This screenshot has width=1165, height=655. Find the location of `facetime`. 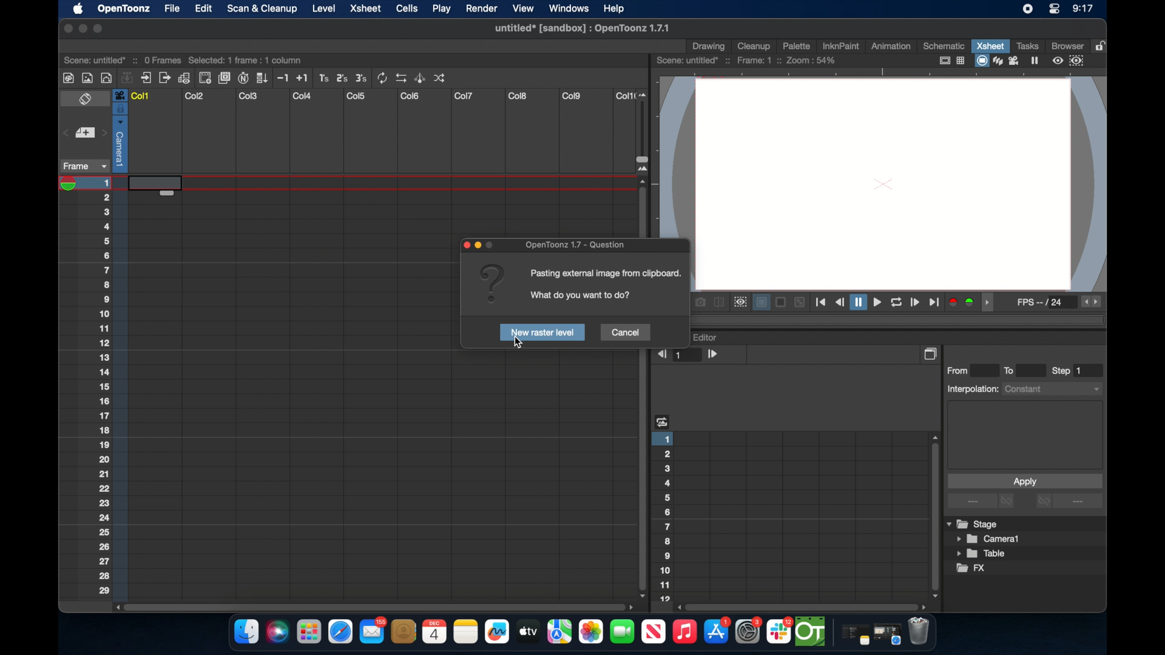

facetime is located at coordinates (623, 630).